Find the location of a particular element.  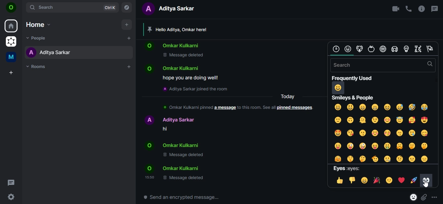

grinning face is located at coordinates (339, 87).